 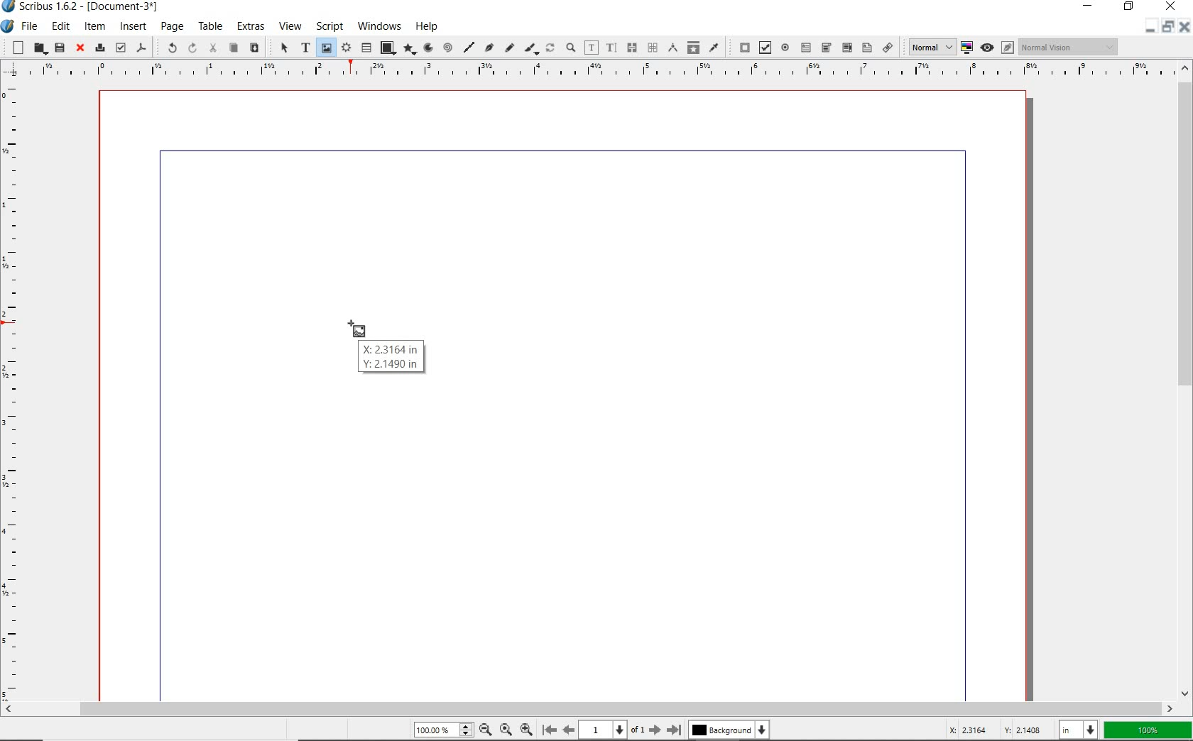 What do you see at coordinates (1069, 47) in the screenshot?
I see `visual appearance of display` at bounding box center [1069, 47].